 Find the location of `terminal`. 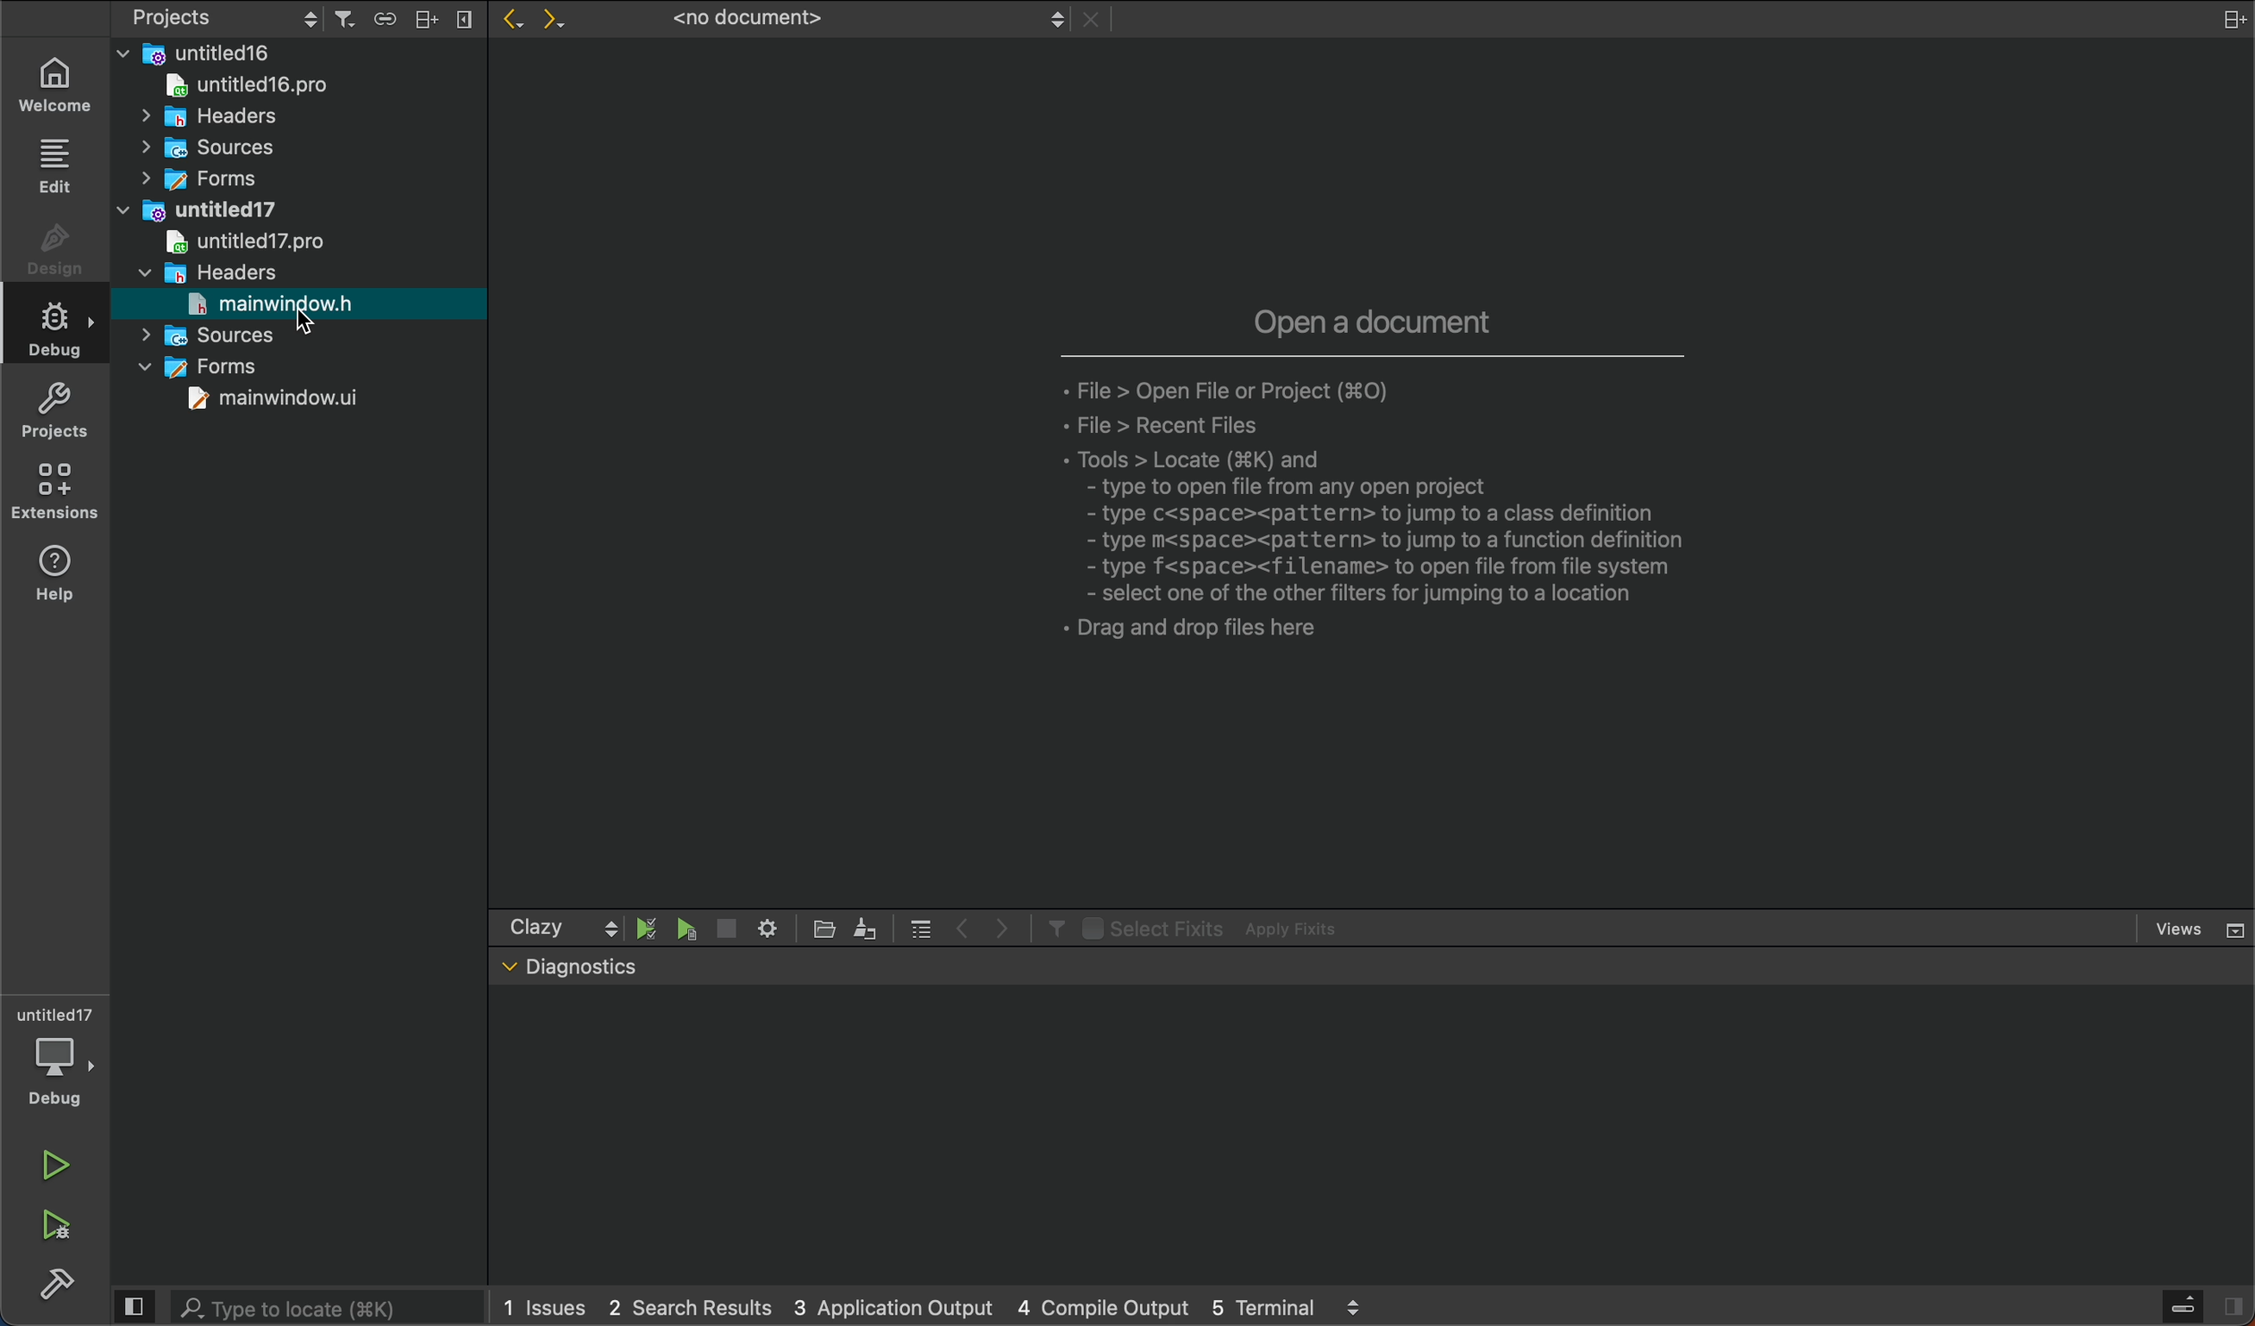

terminal is located at coordinates (1372, 1136).